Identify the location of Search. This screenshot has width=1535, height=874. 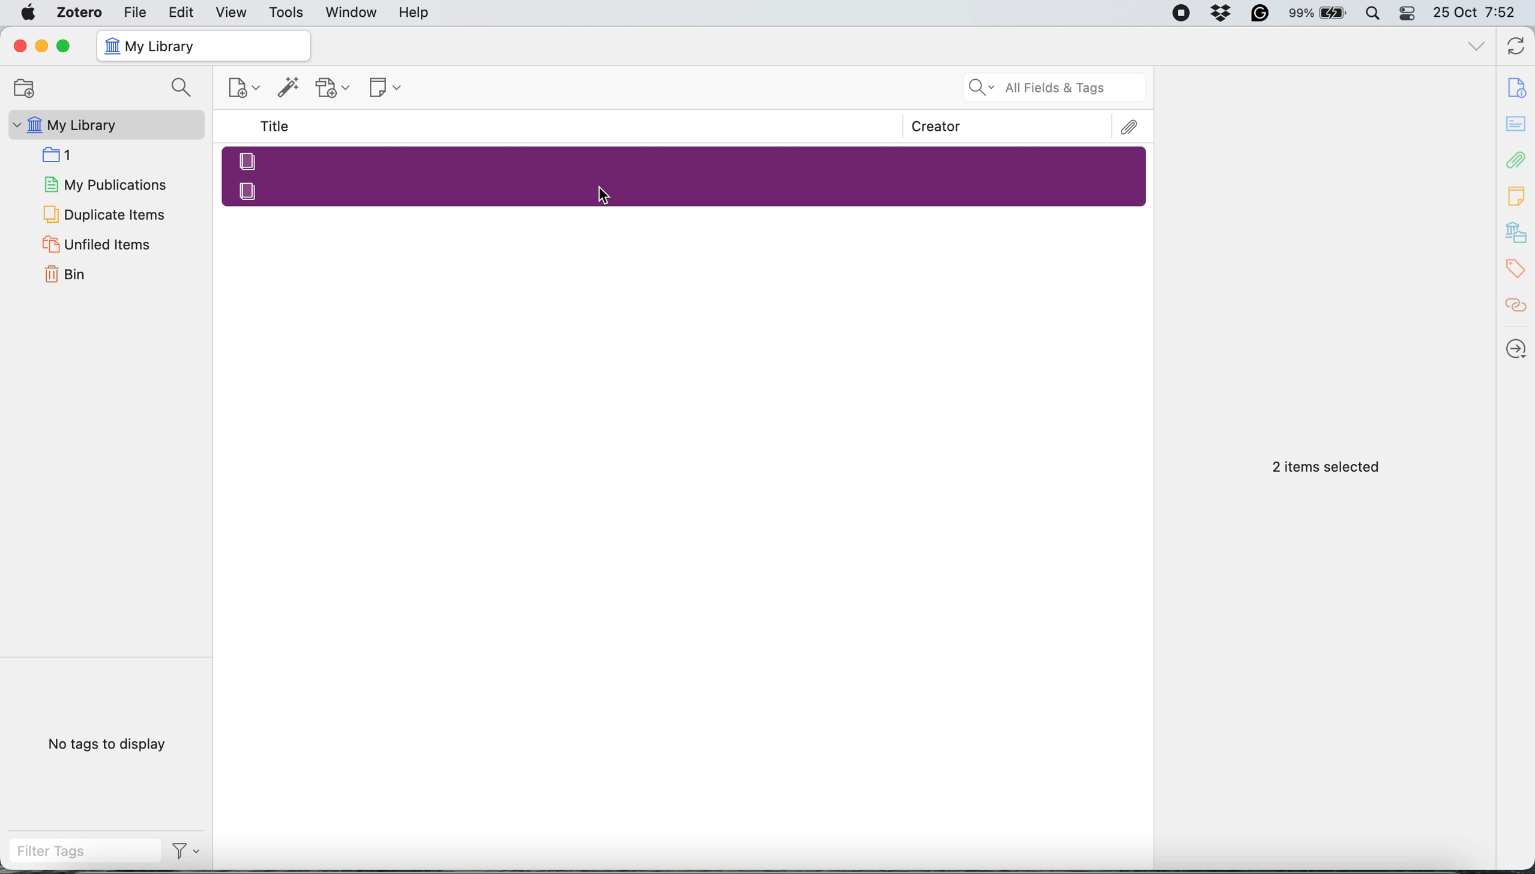
(184, 89).